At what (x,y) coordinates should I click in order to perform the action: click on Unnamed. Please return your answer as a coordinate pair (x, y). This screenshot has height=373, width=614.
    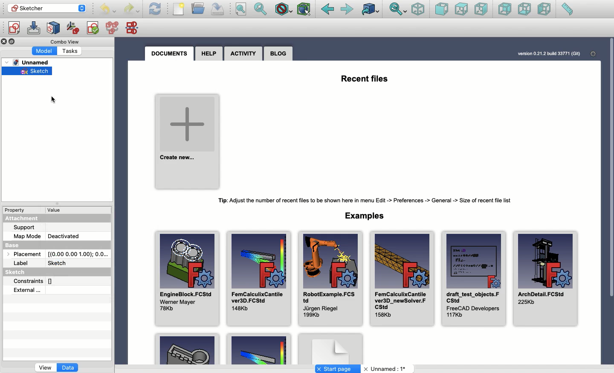
    Looking at the image, I should click on (30, 63).